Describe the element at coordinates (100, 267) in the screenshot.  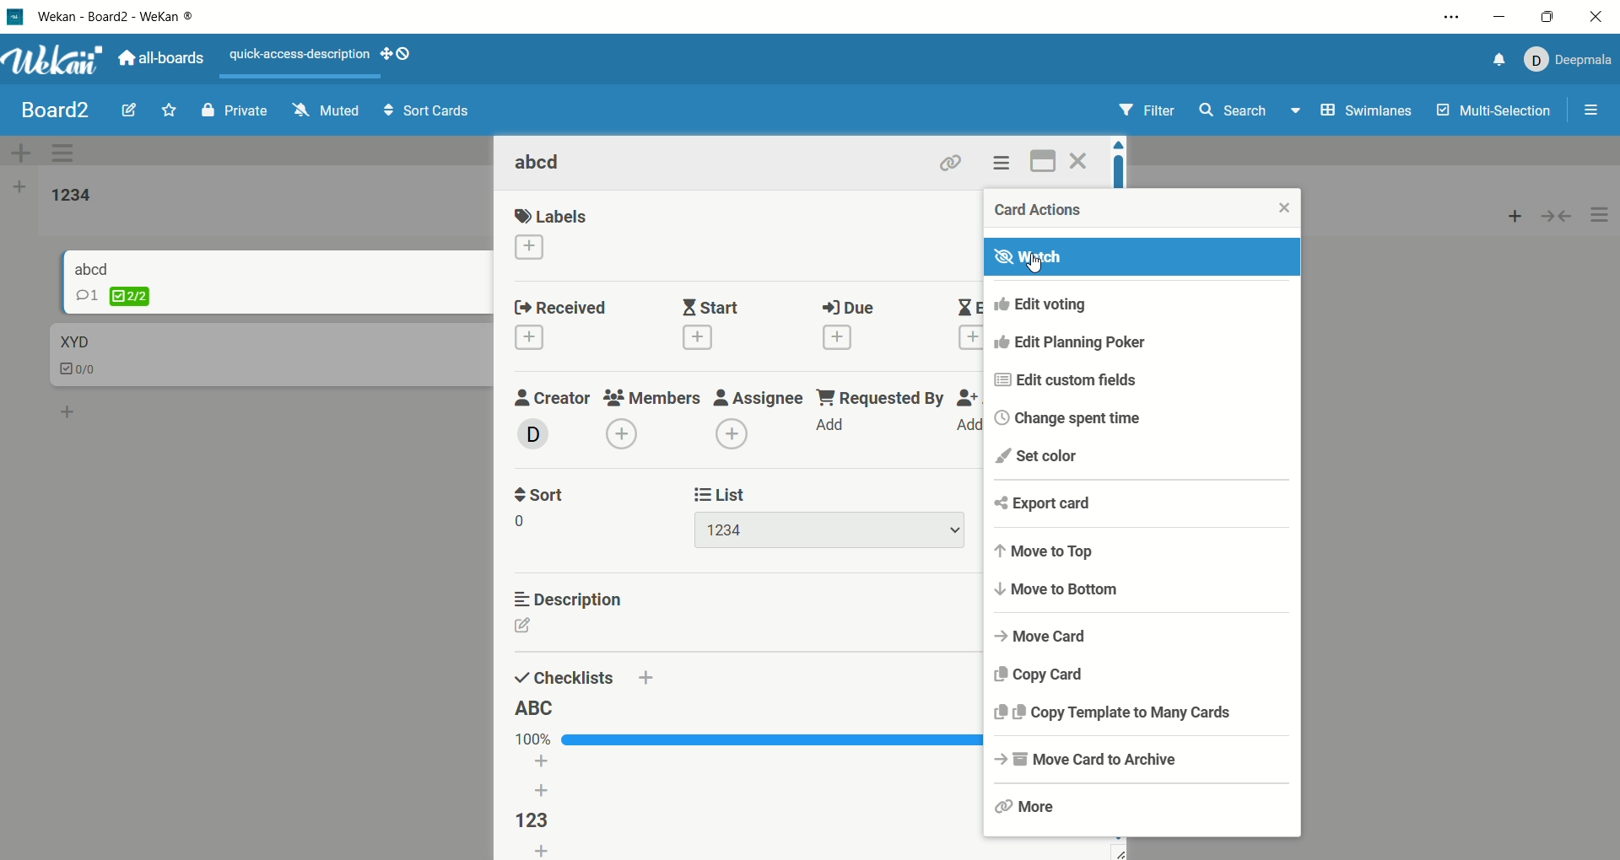
I see `card title` at that location.